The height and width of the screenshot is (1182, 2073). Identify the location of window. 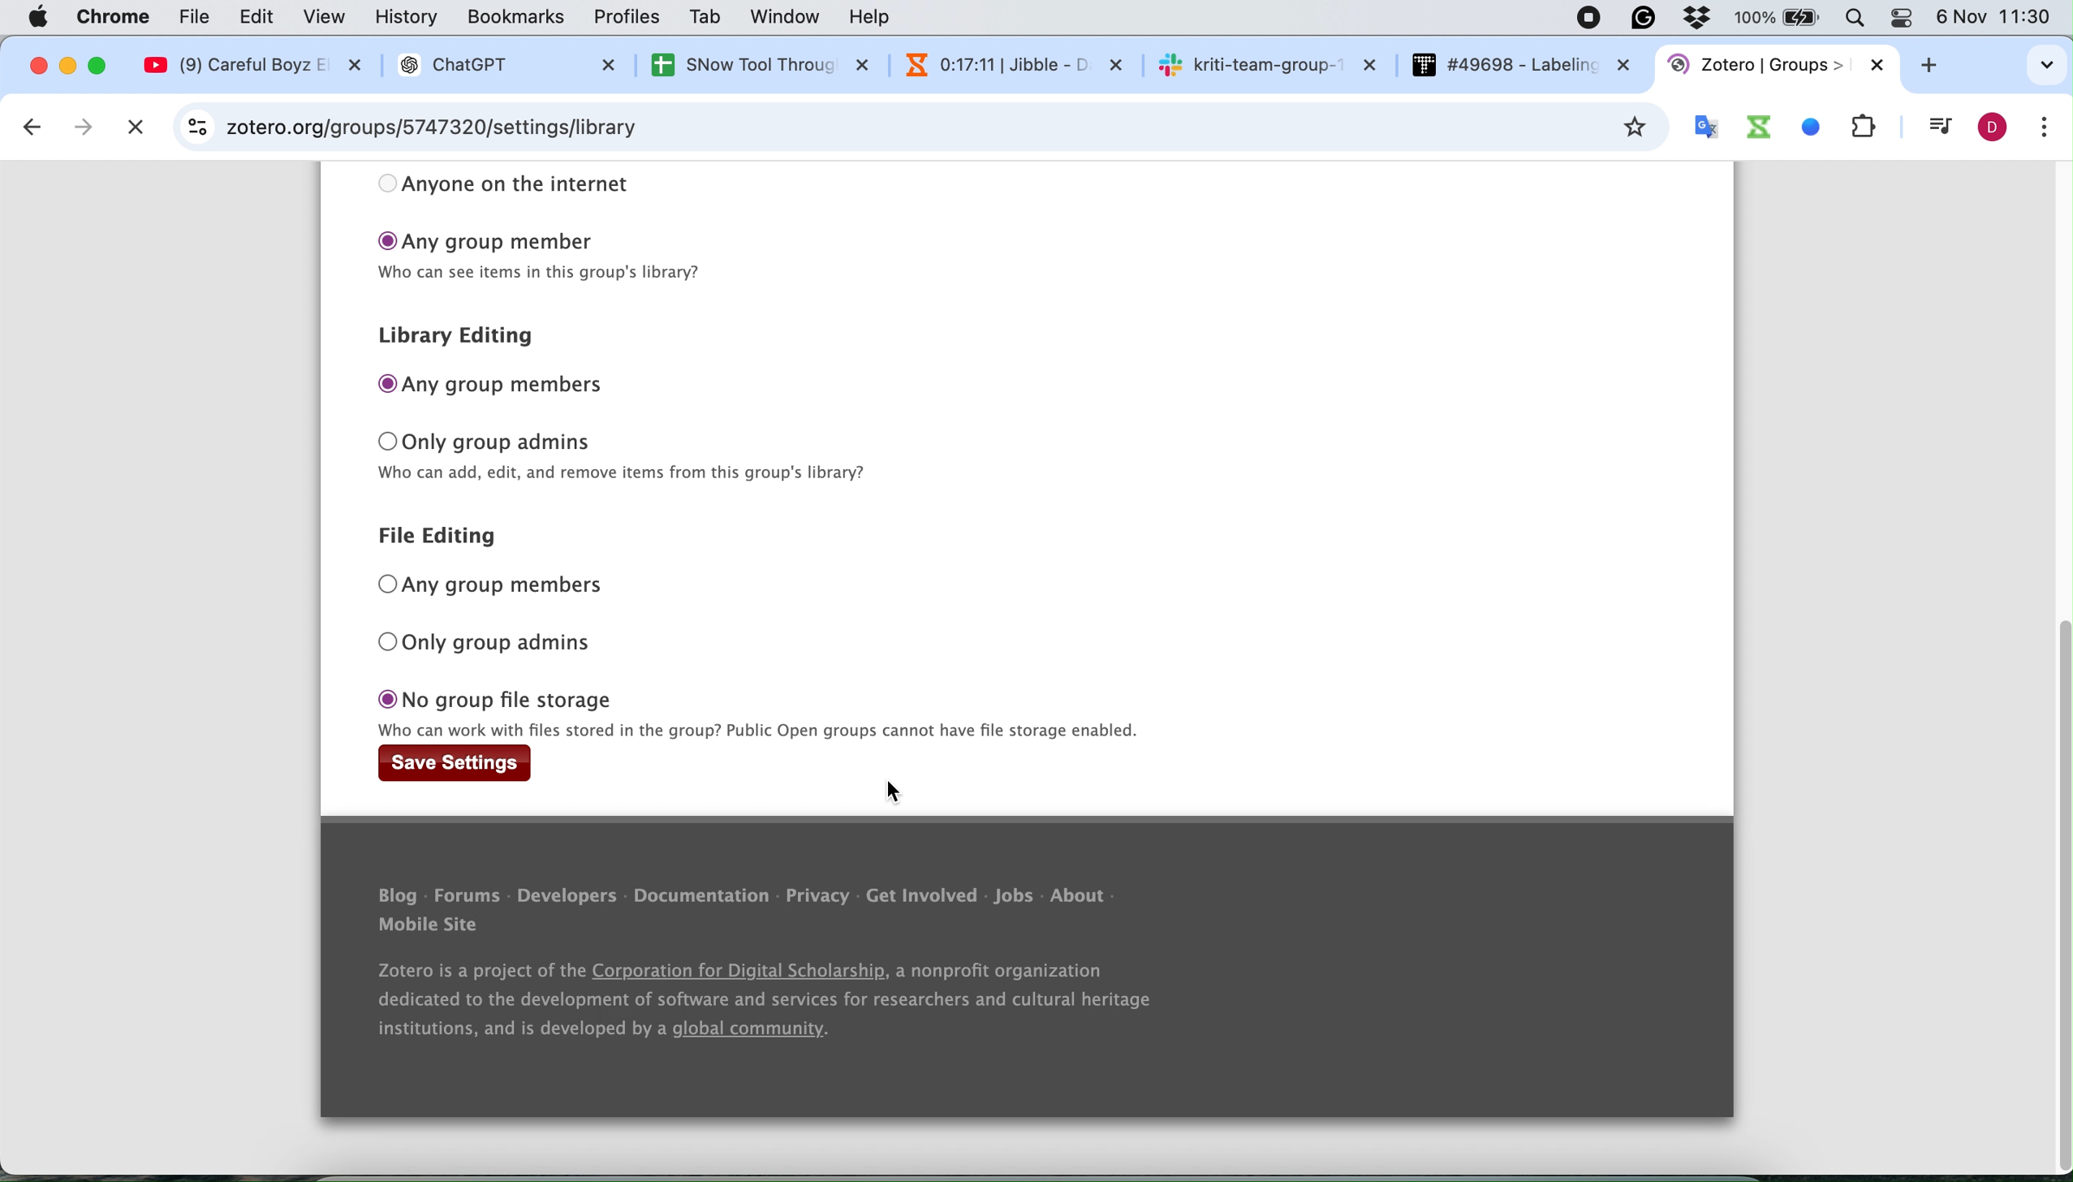
(788, 18).